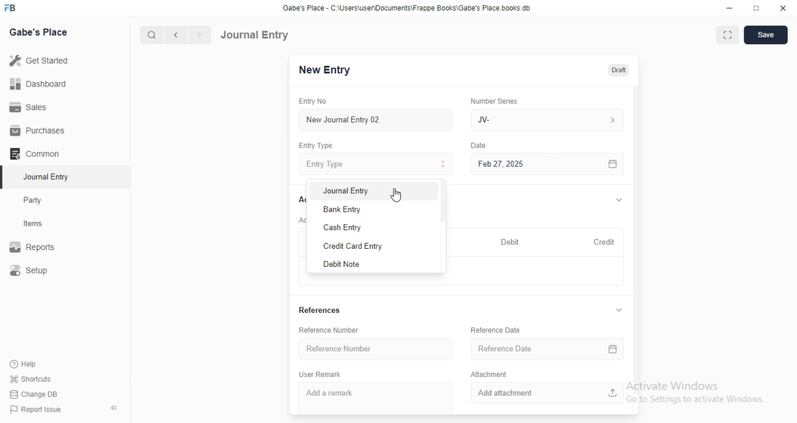  I want to click on Party, so click(34, 200).